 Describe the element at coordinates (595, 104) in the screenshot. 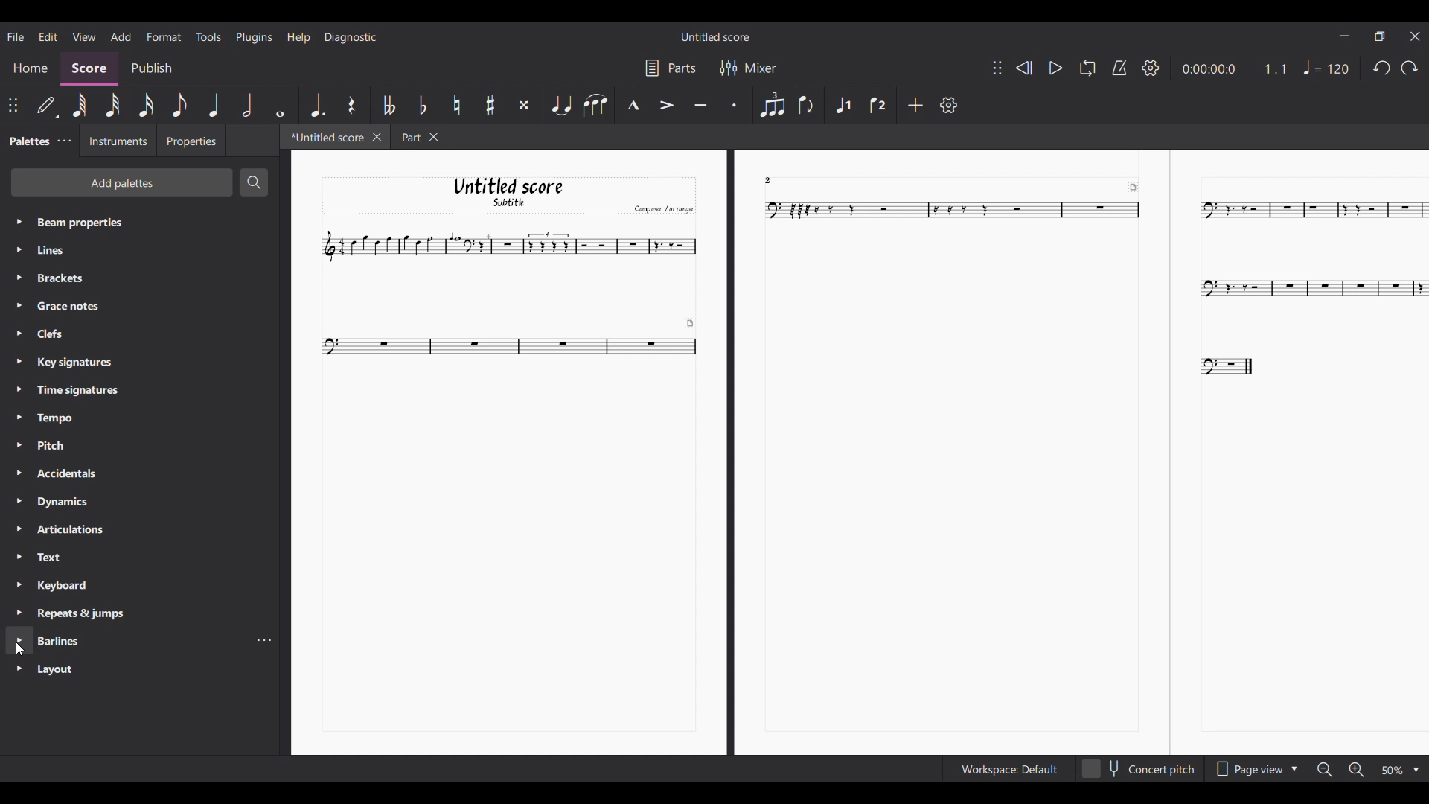

I see `Slur` at that location.